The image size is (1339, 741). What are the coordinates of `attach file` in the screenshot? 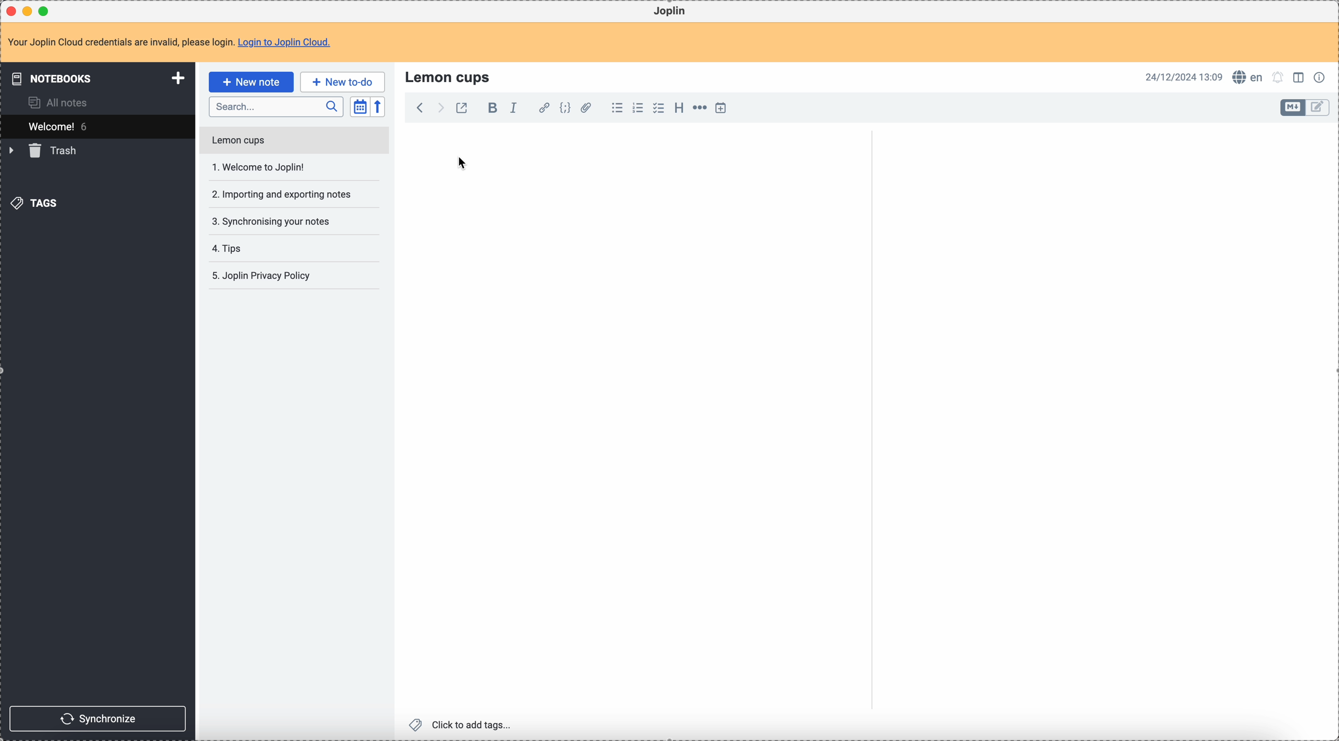 It's located at (584, 109).